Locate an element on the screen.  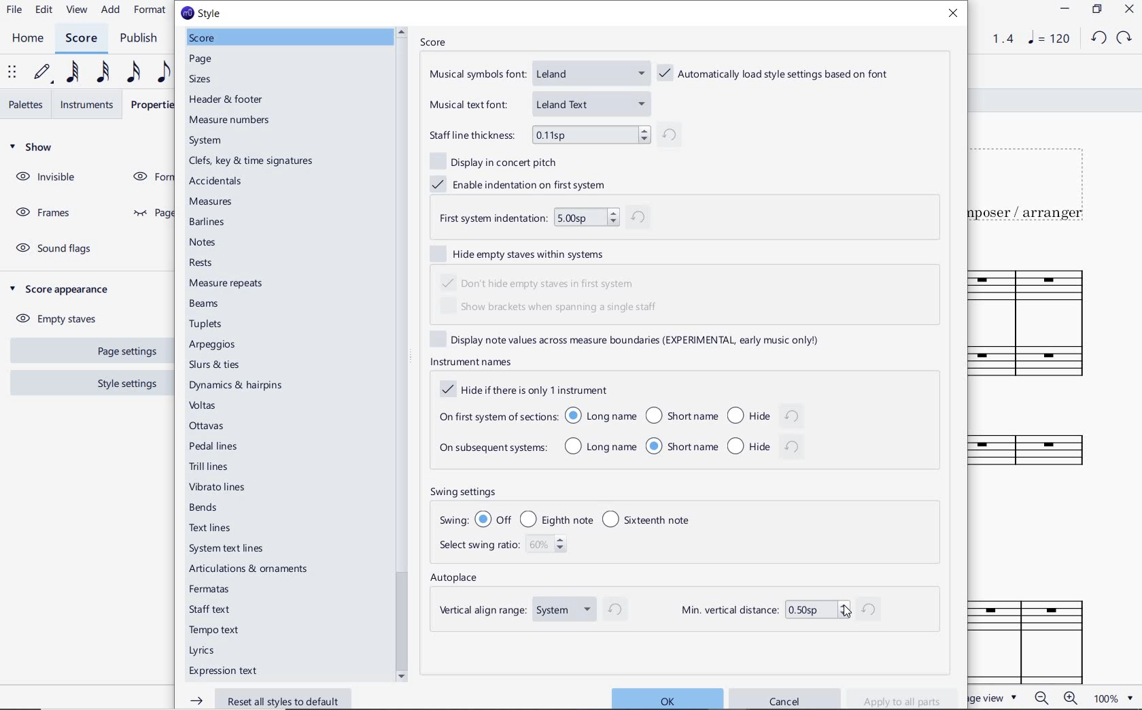
STYLE SETTINGS is located at coordinates (126, 383).